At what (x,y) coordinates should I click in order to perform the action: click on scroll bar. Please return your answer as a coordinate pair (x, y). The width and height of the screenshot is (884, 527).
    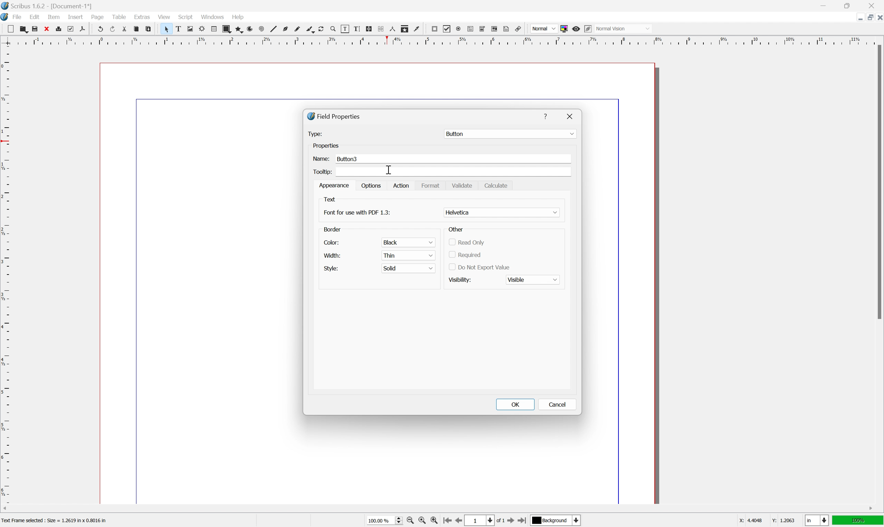
    Looking at the image, I should click on (877, 181).